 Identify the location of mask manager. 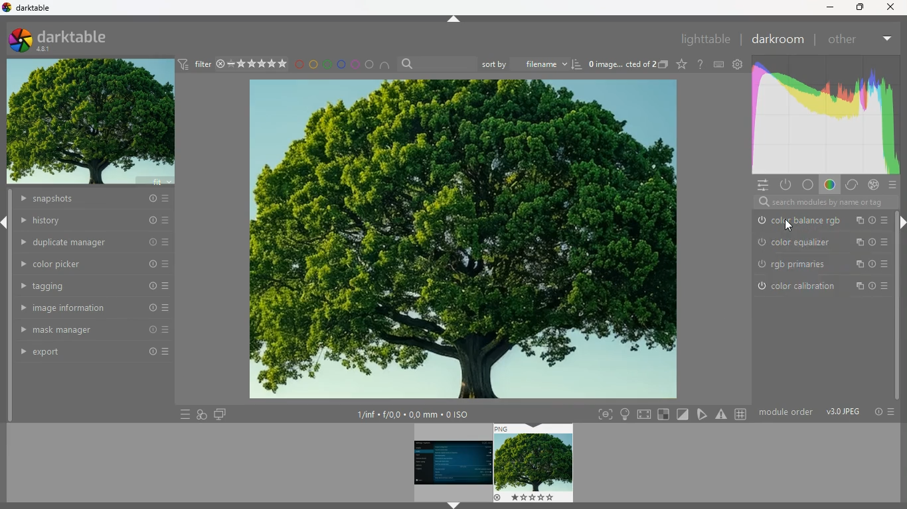
(94, 329).